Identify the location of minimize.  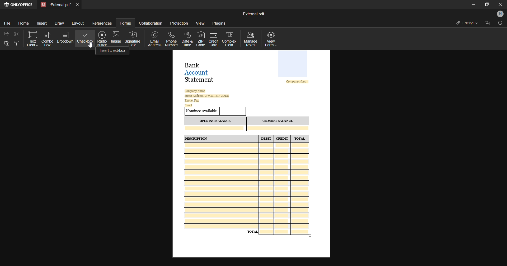
(472, 4).